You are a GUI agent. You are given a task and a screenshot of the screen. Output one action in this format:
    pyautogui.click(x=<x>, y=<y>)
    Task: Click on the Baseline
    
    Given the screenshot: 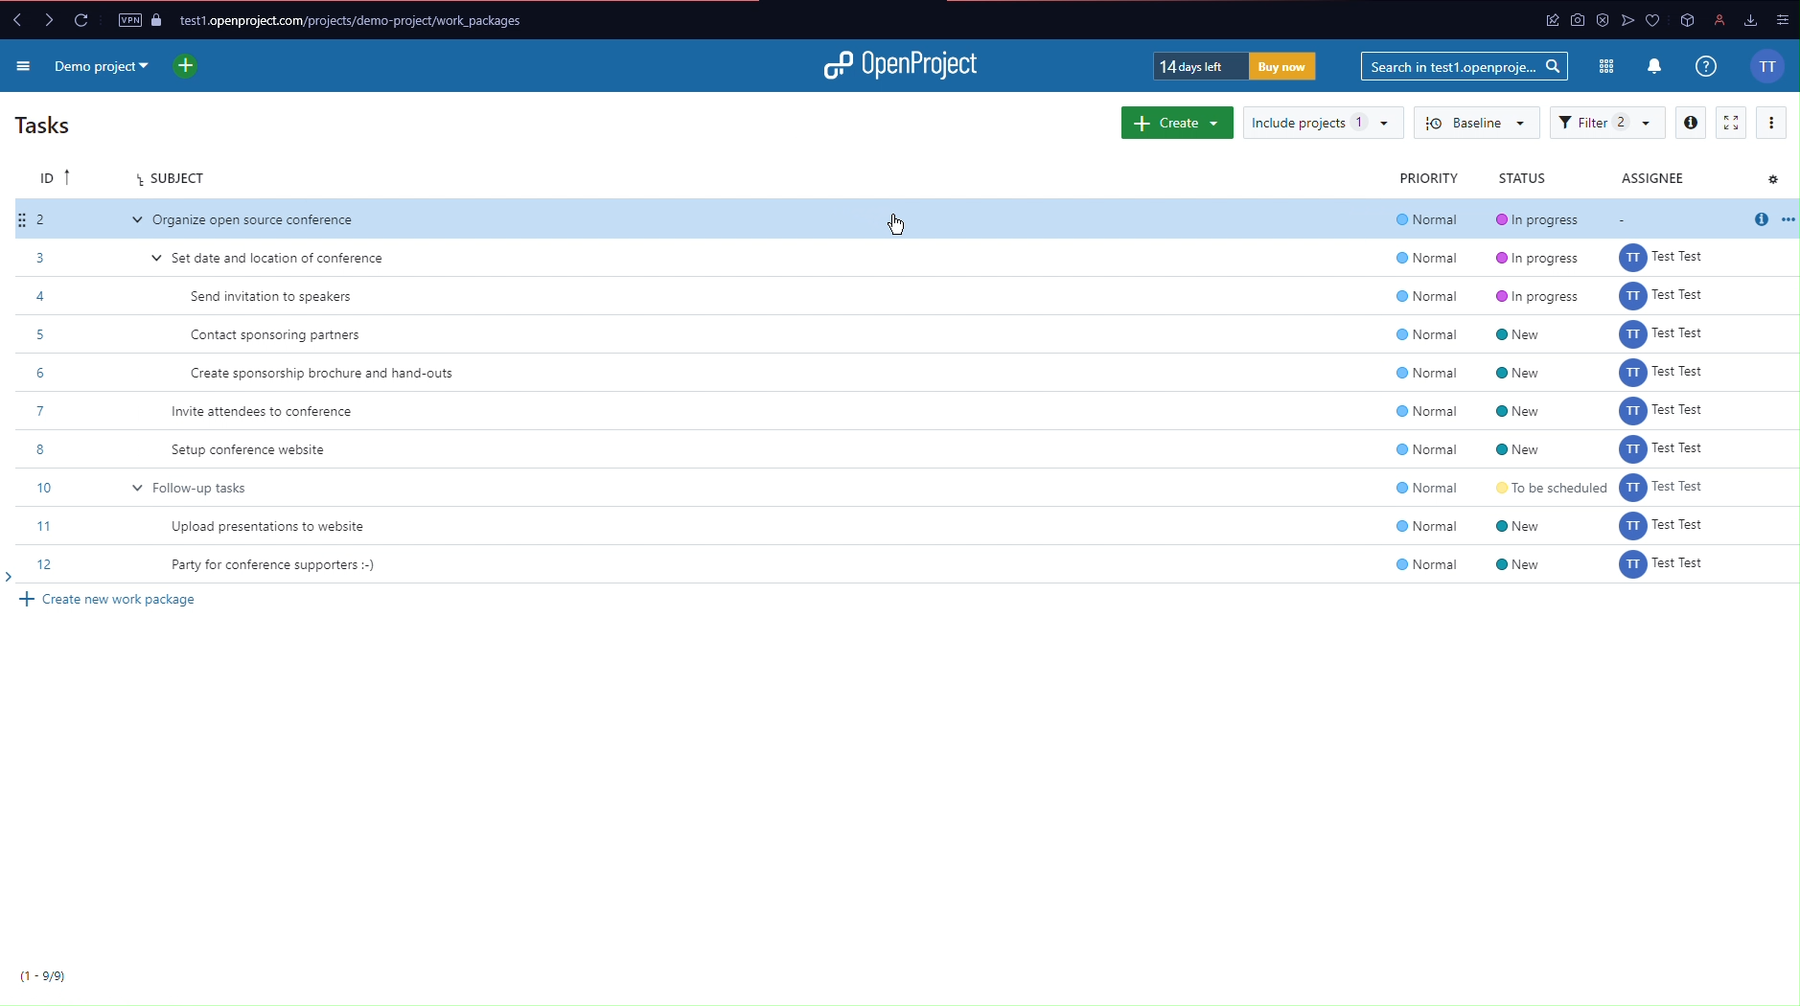 What is the action you would take?
    pyautogui.click(x=1479, y=121)
    